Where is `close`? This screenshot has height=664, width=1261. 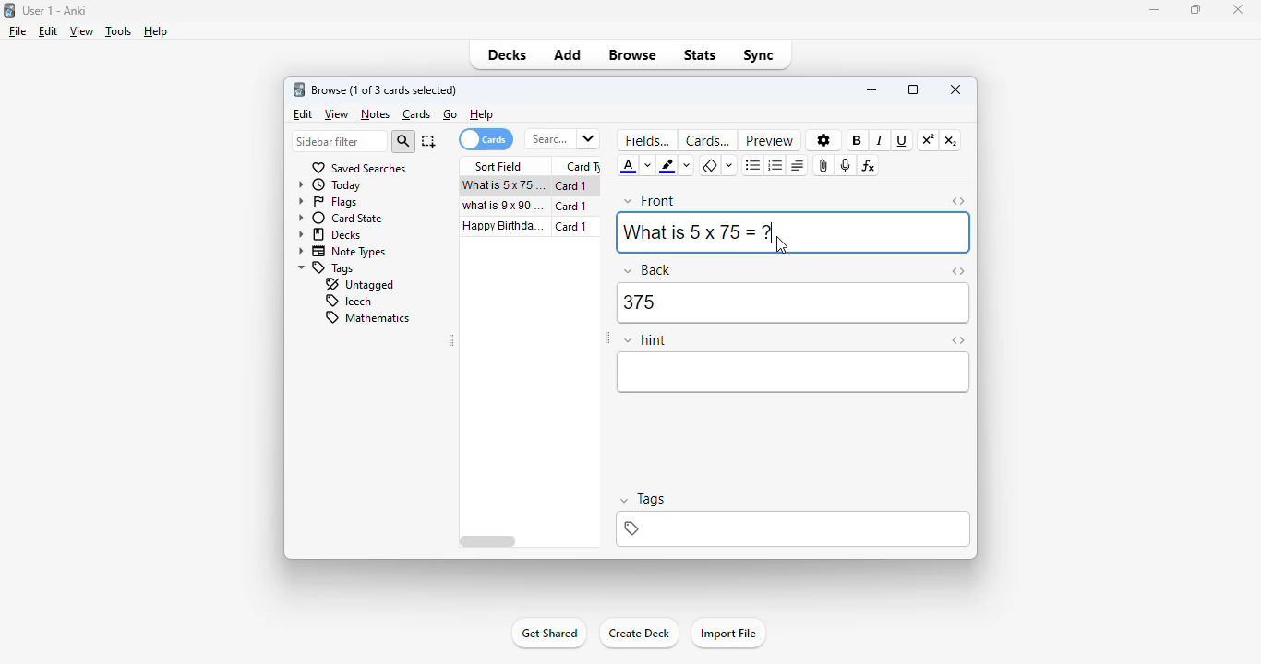
close is located at coordinates (955, 90).